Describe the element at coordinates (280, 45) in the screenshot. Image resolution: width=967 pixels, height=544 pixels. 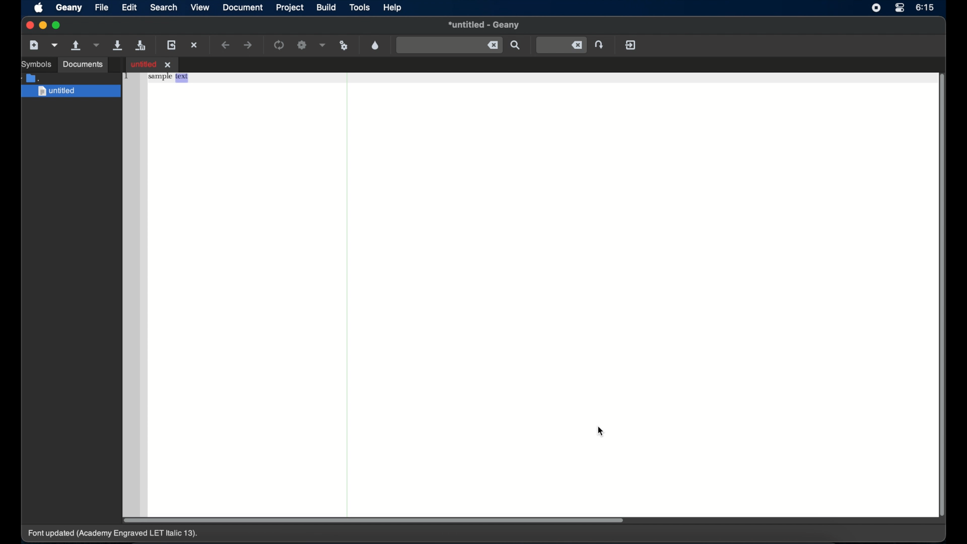
I see `compile the current file` at that location.